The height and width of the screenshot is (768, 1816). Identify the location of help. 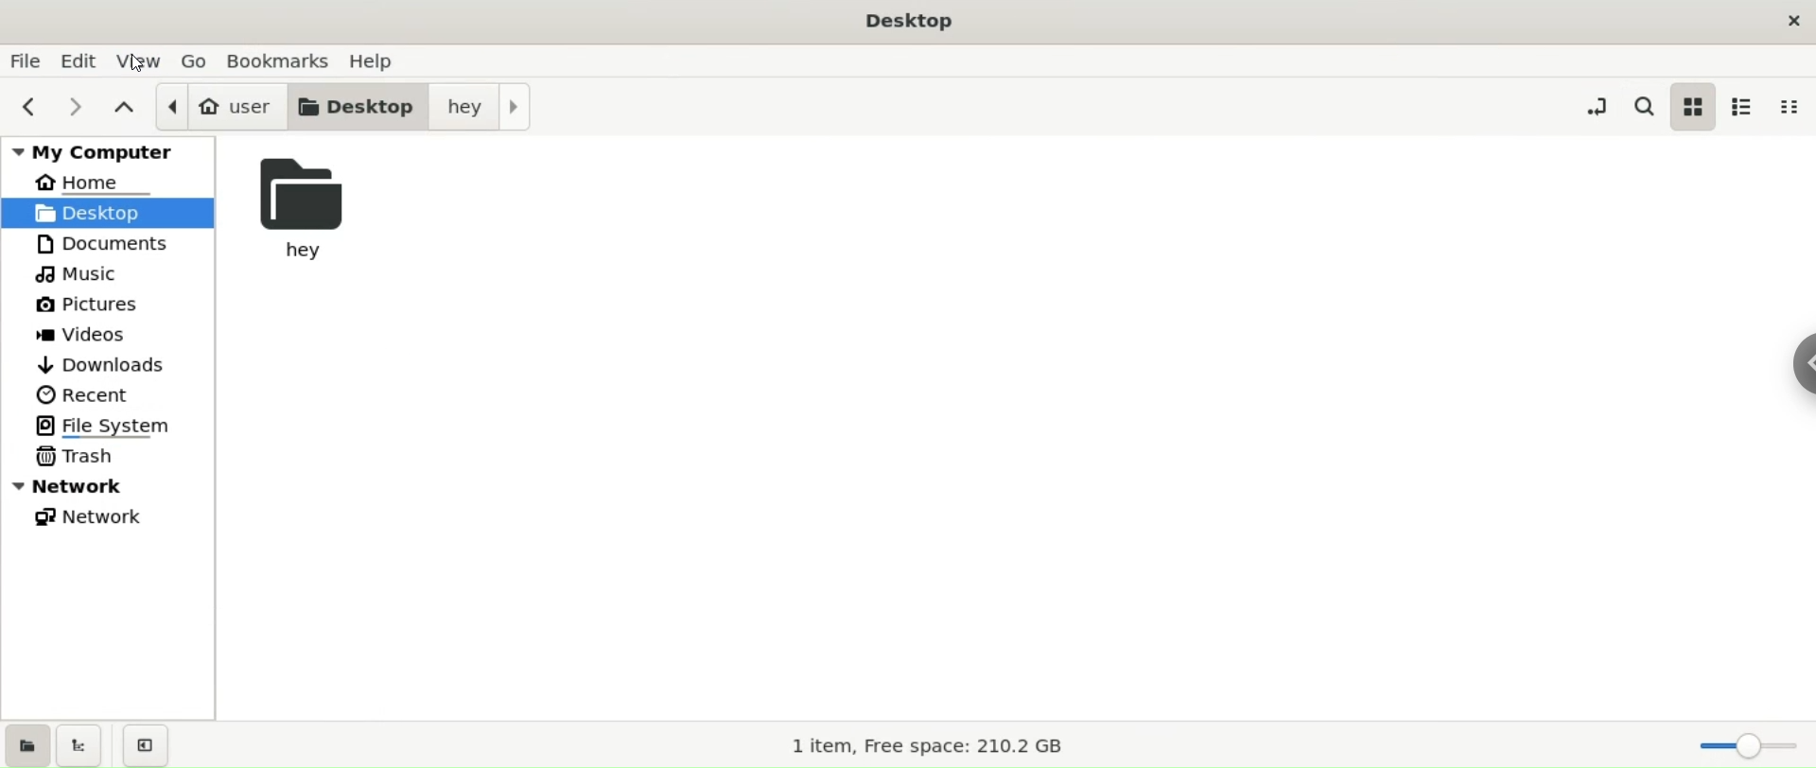
(383, 61).